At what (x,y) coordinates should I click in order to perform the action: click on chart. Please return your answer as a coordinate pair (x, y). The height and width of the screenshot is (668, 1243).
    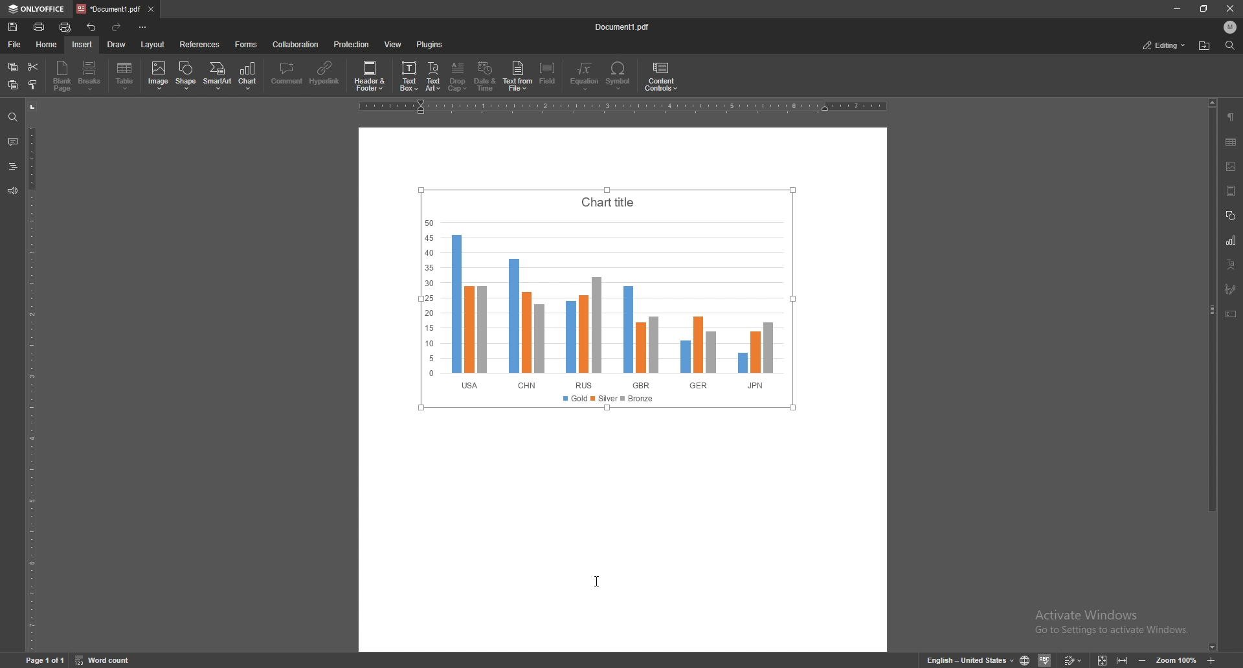
    Looking at the image, I should click on (1232, 239).